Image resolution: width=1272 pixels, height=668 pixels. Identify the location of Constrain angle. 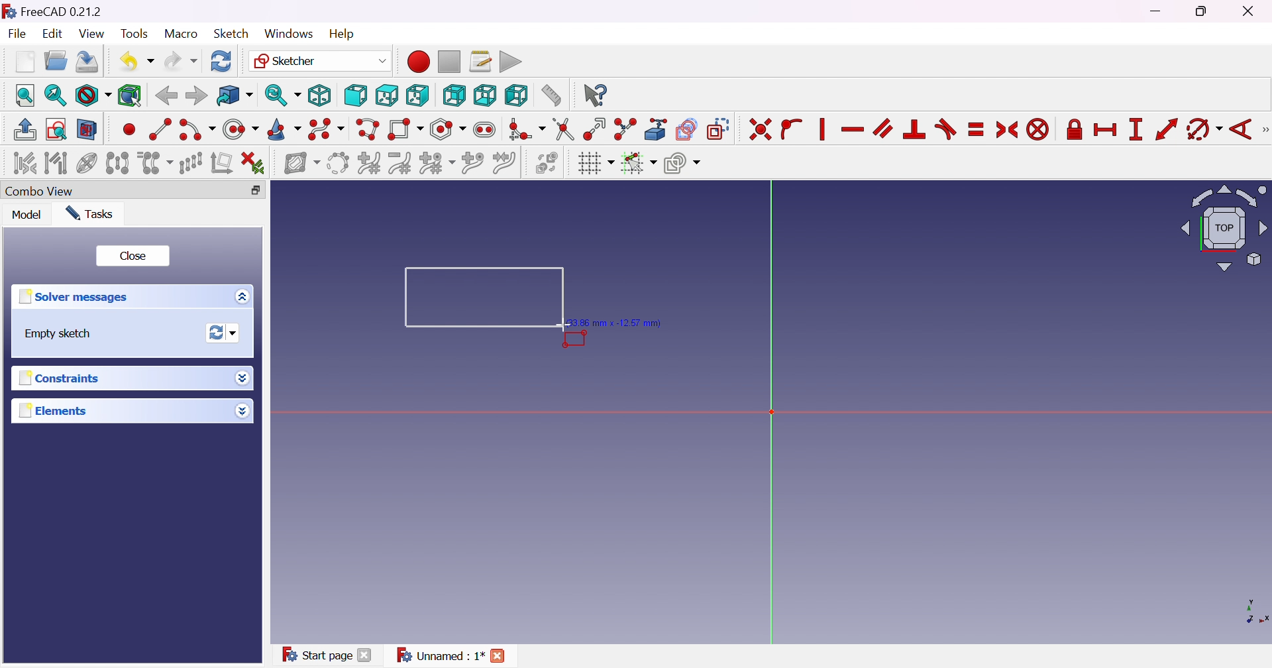
(1240, 131).